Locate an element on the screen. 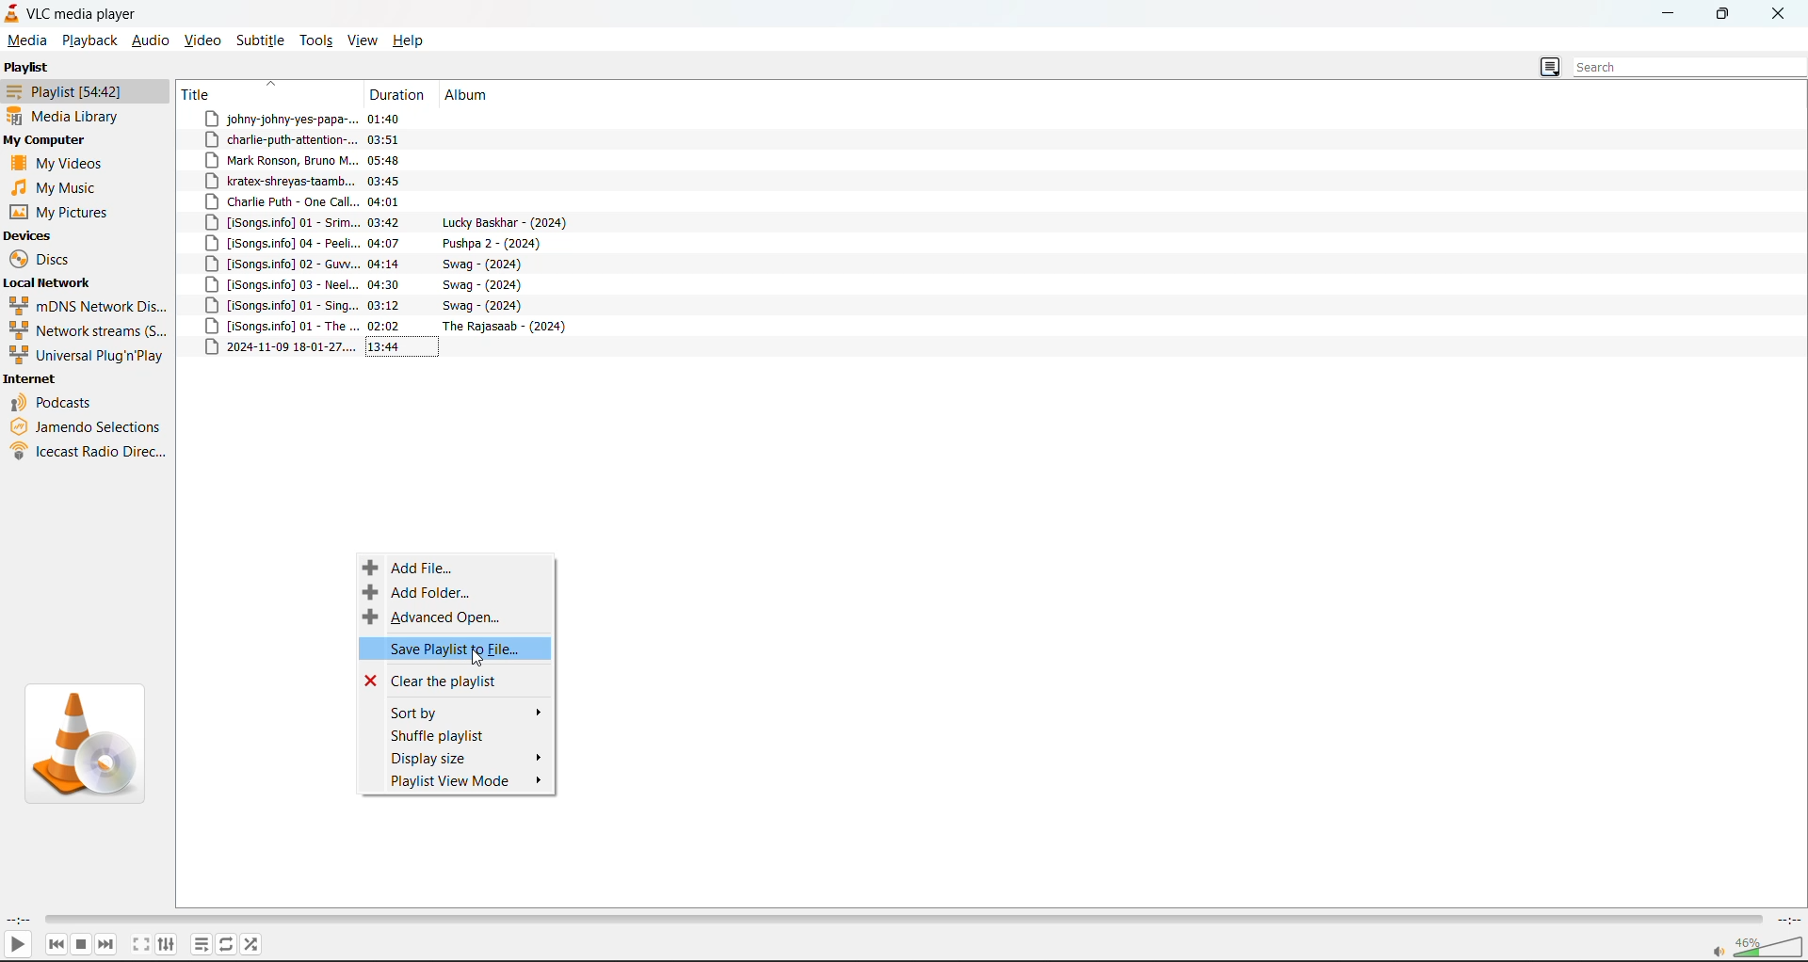 This screenshot has width=1808, height=962. network streams is located at coordinates (89, 332).